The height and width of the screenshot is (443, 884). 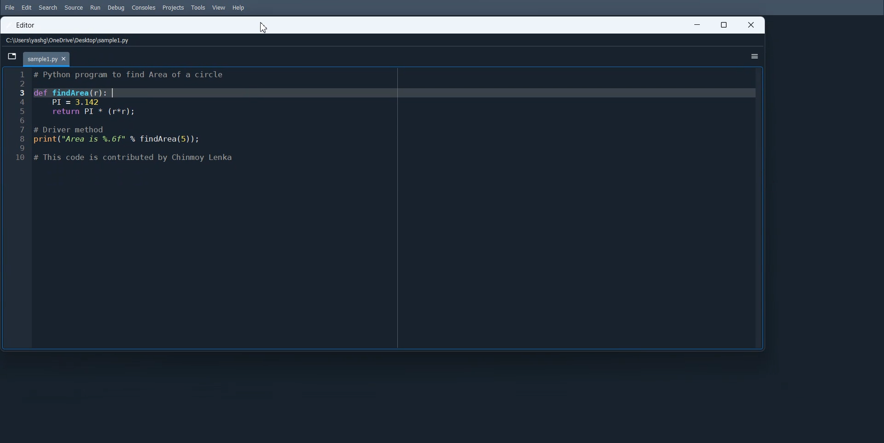 What do you see at coordinates (28, 25) in the screenshot?
I see `Editor` at bounding box center [28, 25].